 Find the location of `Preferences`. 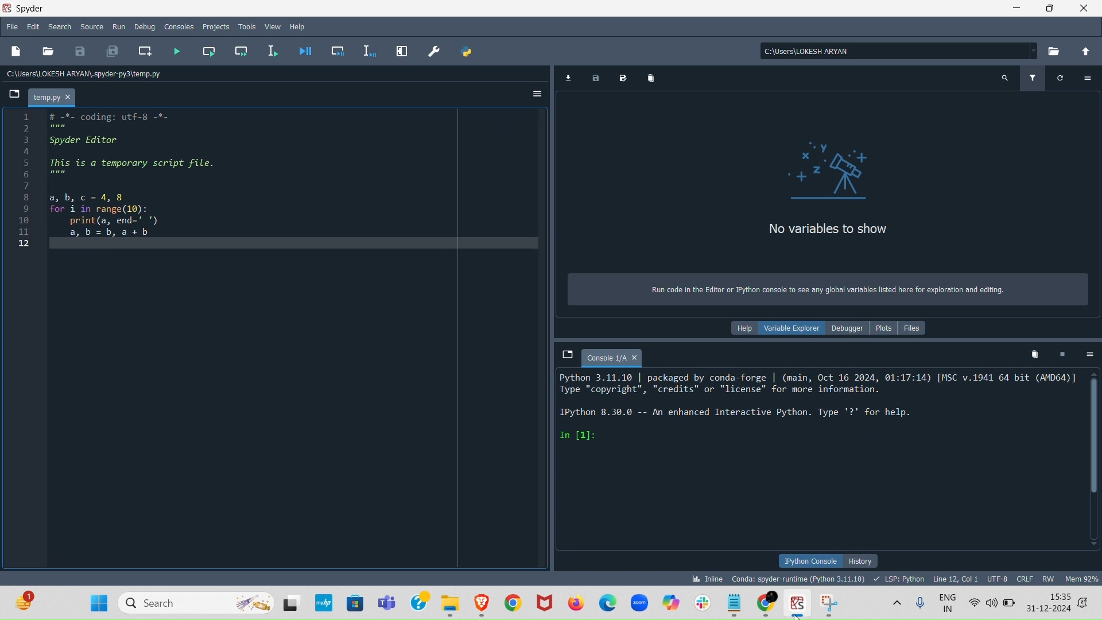

Preferences is located at coordinates (436, 49).